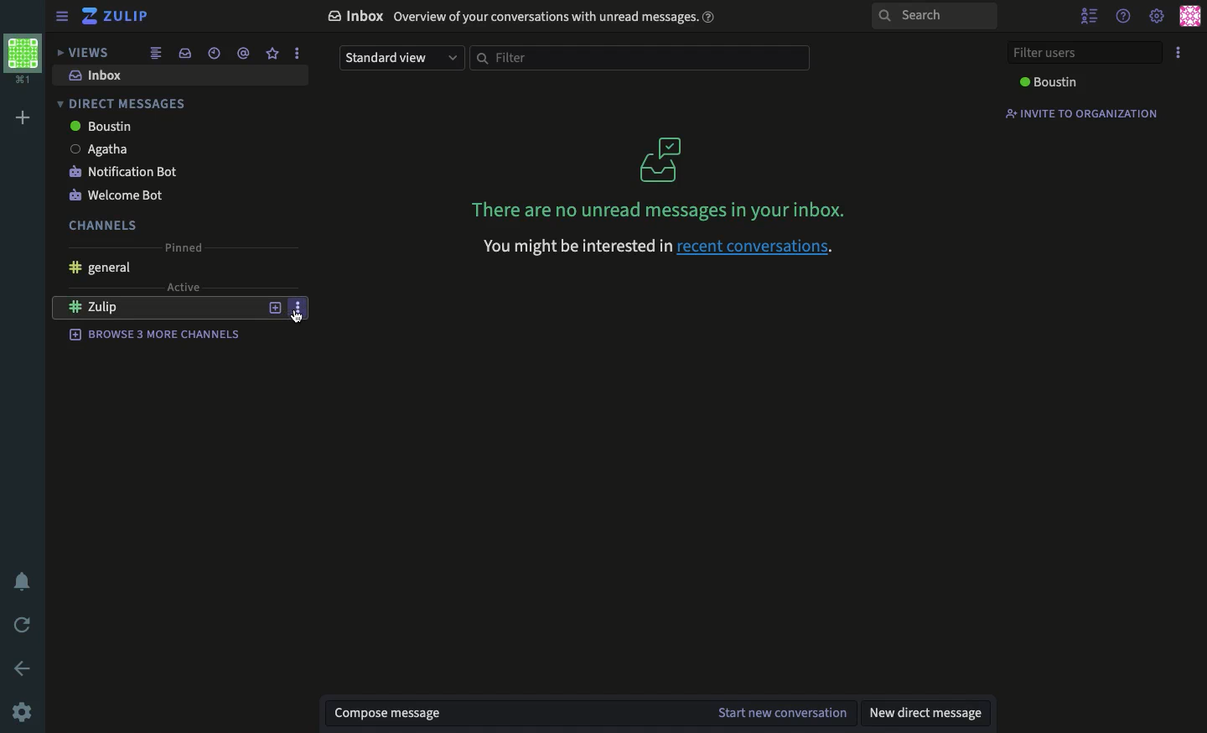  Describe the element at coordinates (1051, 82) in the screenshot. I see `Boustin` at that location.